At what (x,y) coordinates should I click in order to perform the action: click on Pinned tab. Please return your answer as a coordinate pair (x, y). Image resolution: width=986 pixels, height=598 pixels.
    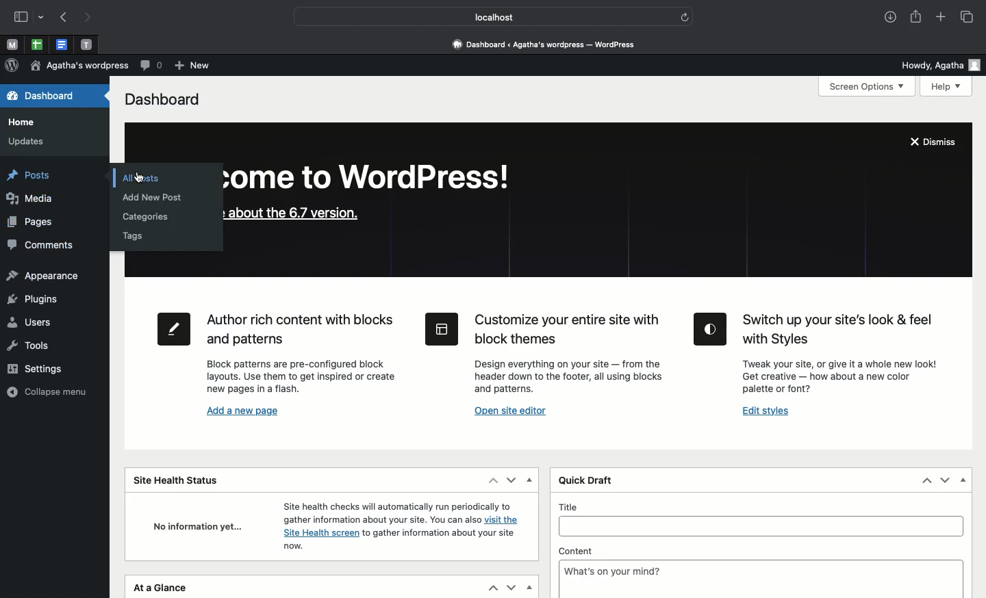
    Looking at the image, I should click on (86, 44).